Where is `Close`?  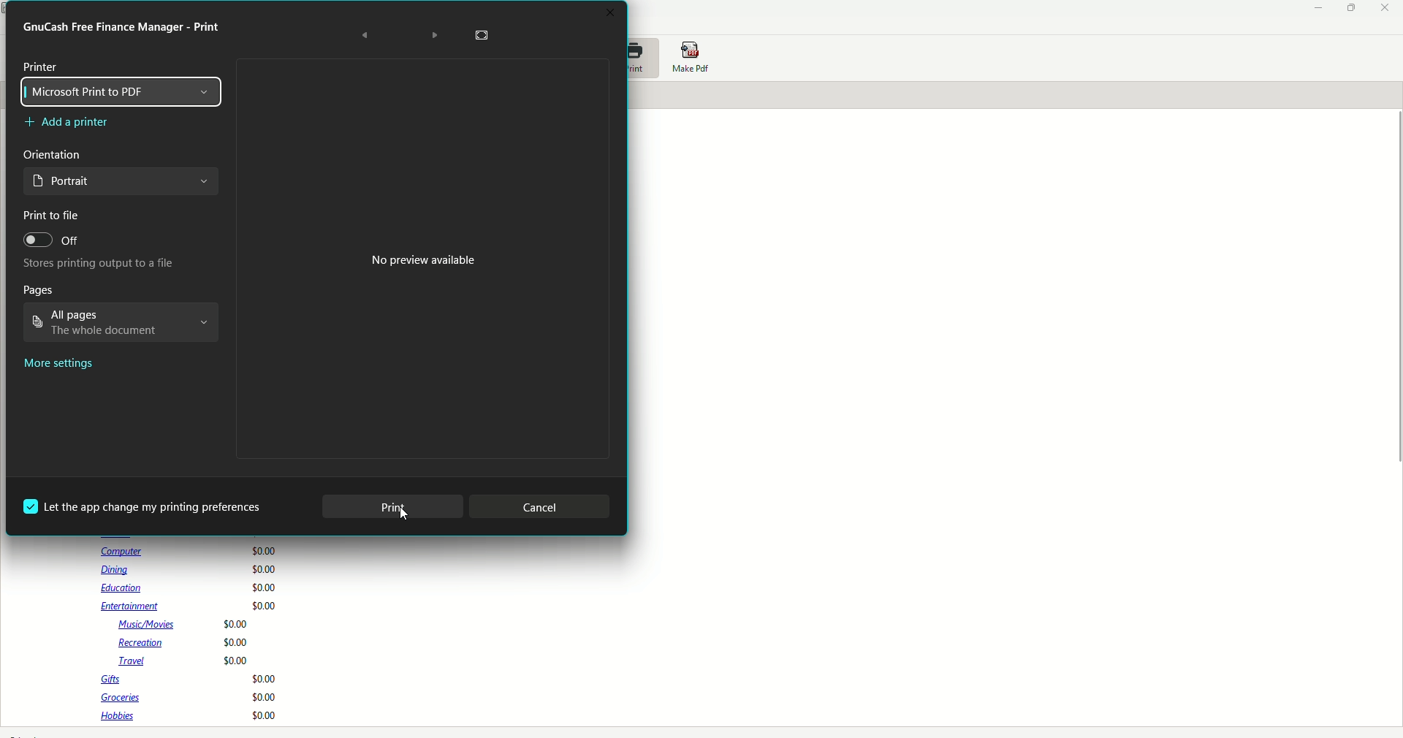 Close is located at coordinates (612, 12).